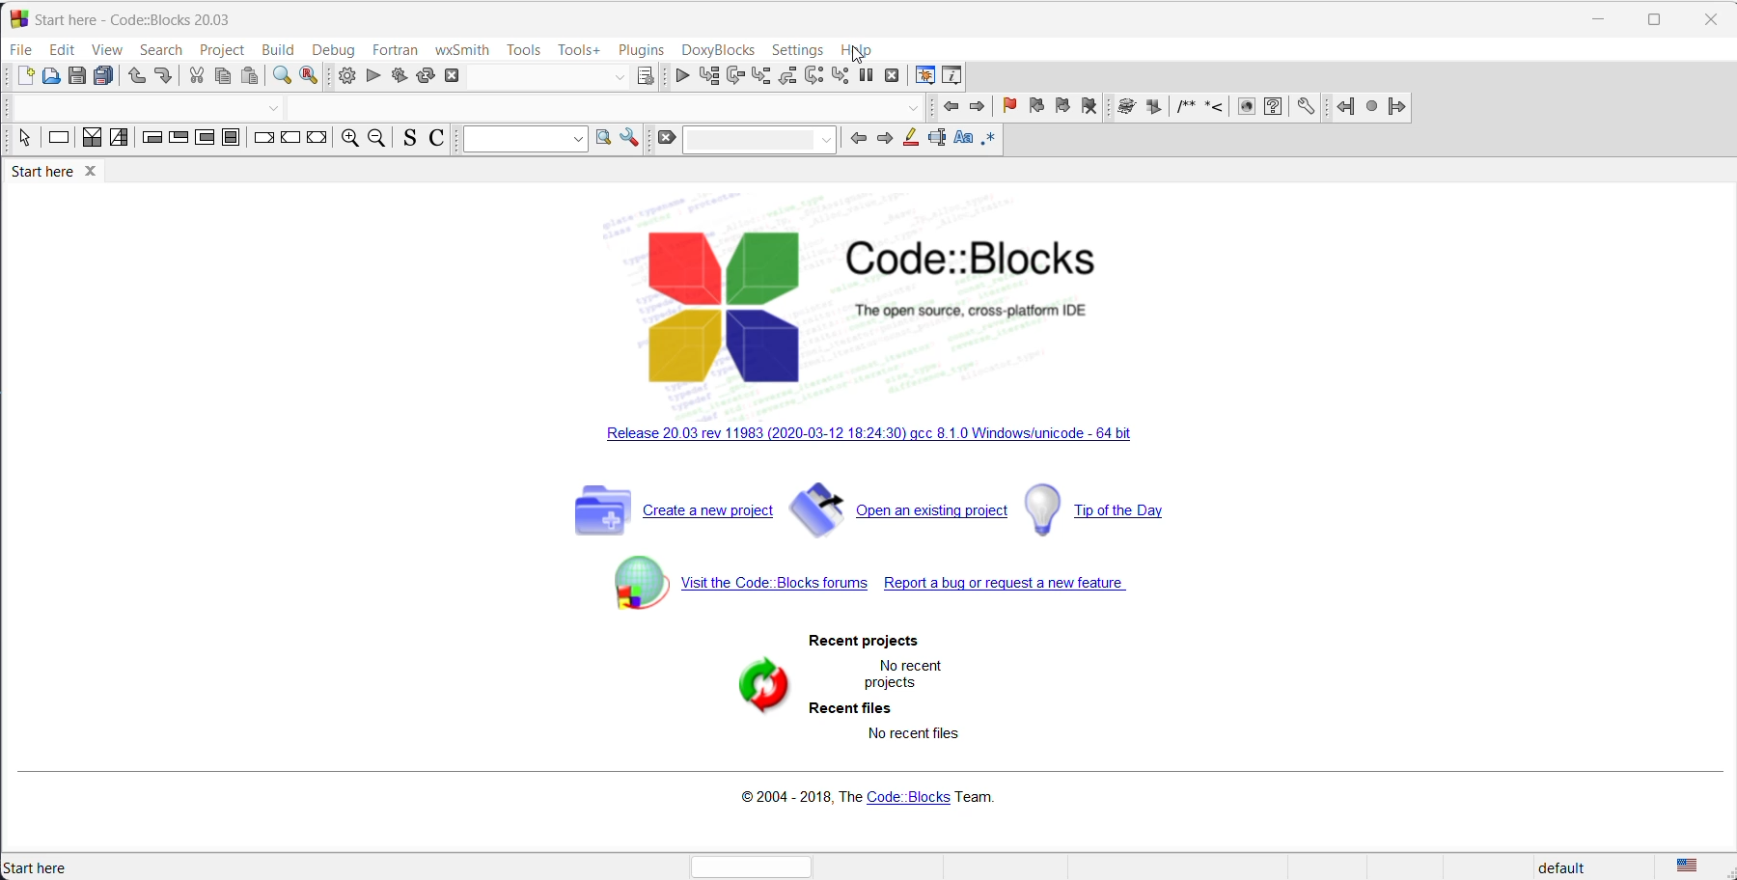  I want to click on dropdown, so click(273, 106).